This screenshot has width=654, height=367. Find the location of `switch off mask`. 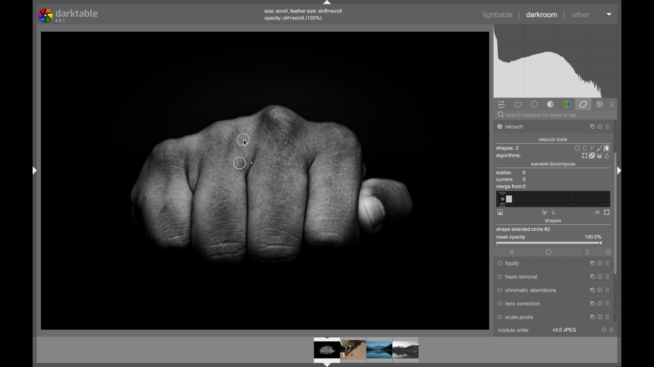

switch off mask is located at coordinates (597, 212).